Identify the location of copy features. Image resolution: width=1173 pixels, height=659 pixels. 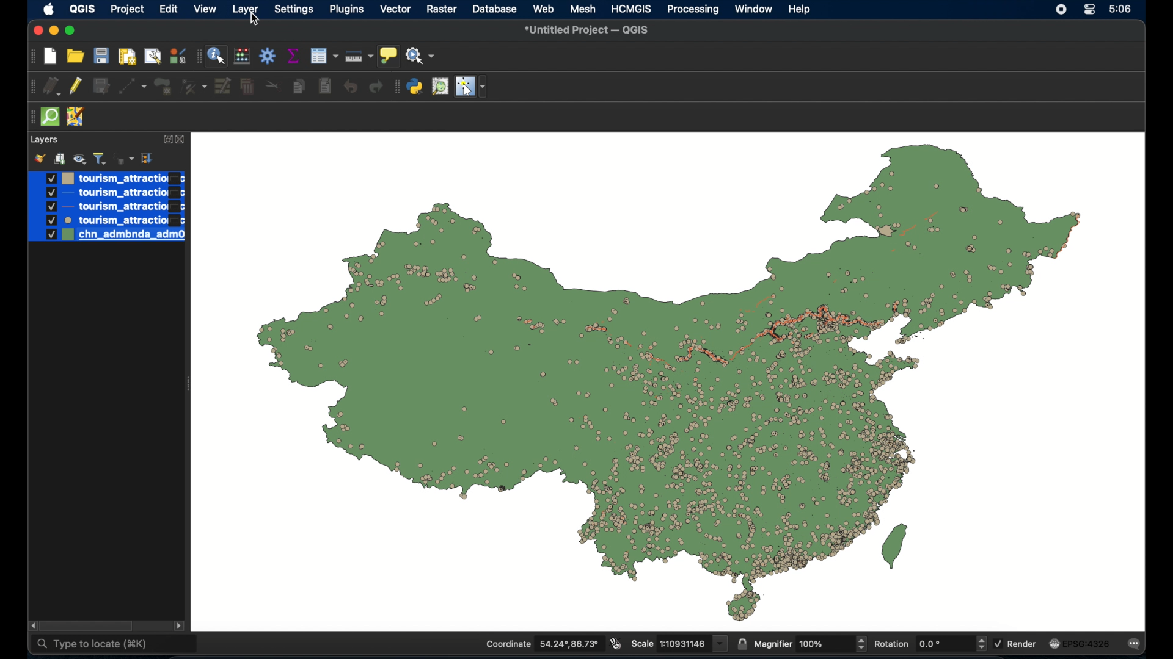
(298, 87).